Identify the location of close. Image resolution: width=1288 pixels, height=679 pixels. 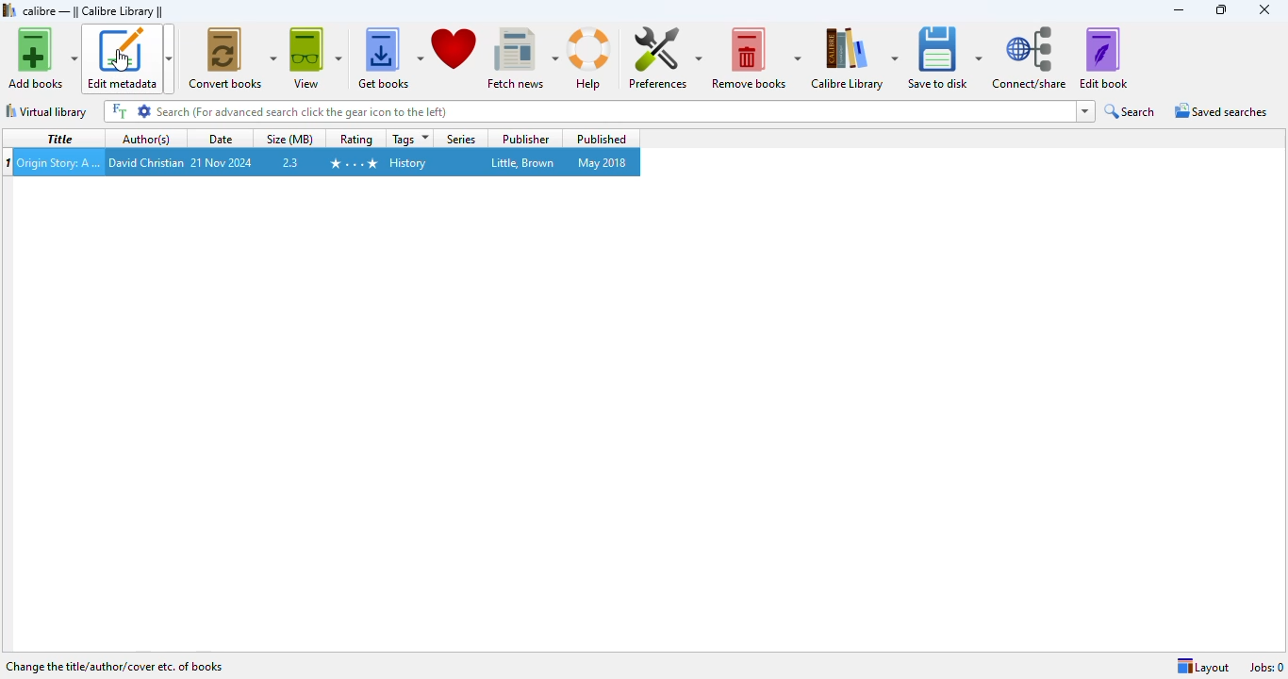
(1264, 8).